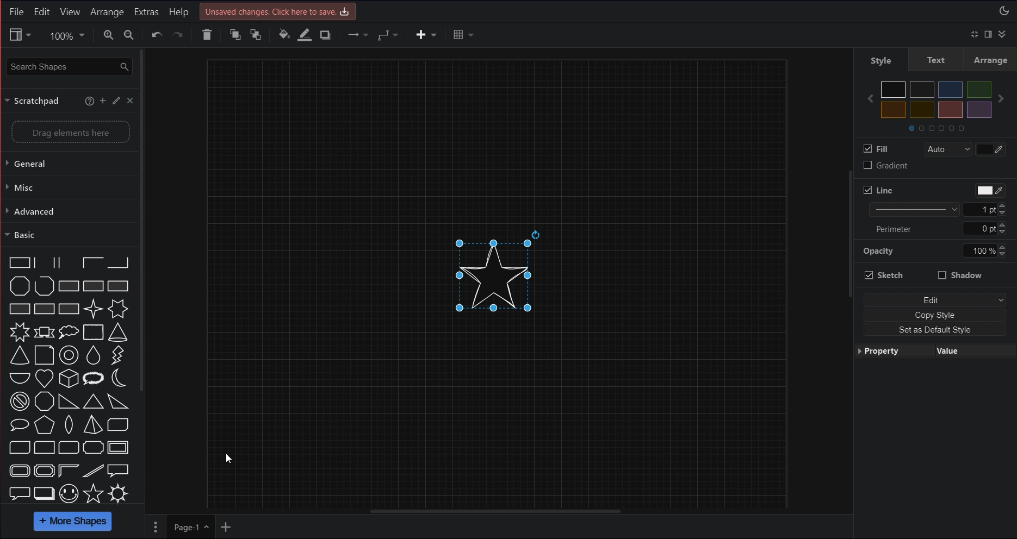 Image resolution: width=1017 pixels, height=539 pixels. I want to click on plaque, so click(93, 447).